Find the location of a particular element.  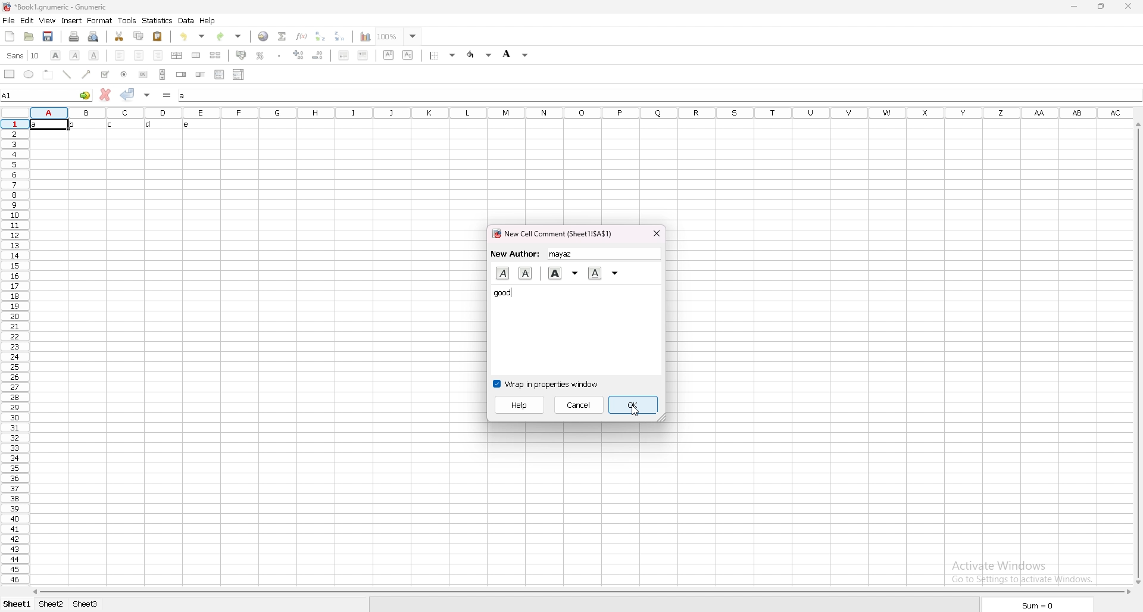

right align is located at coordinates (158, 55).